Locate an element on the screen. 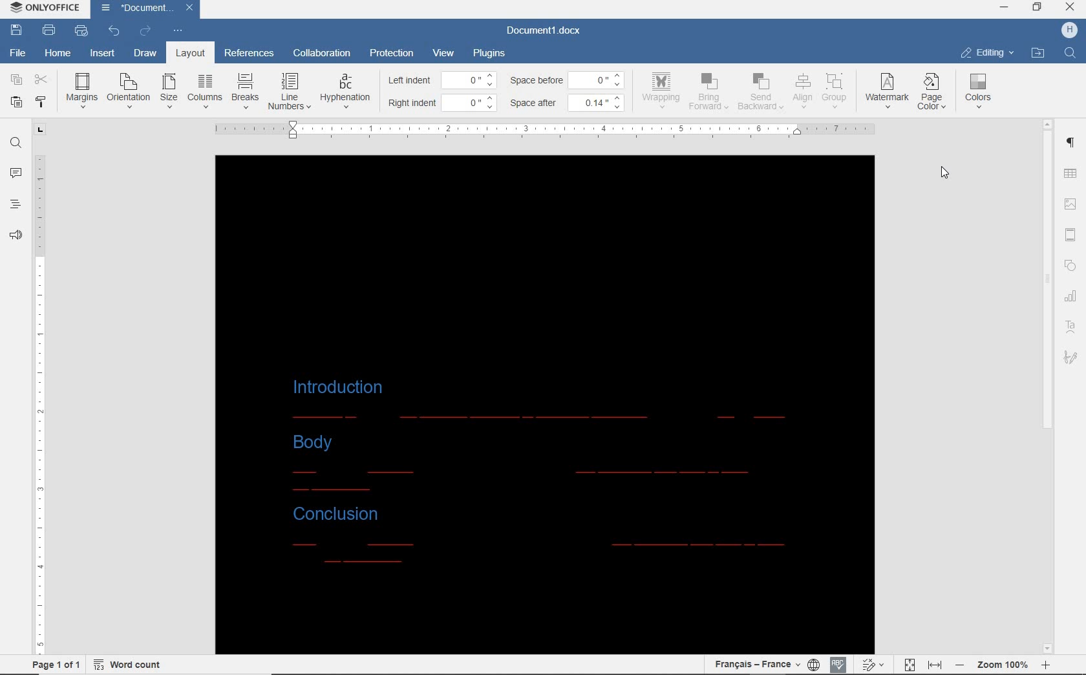  collaboration is located at coordinates (323, 54).